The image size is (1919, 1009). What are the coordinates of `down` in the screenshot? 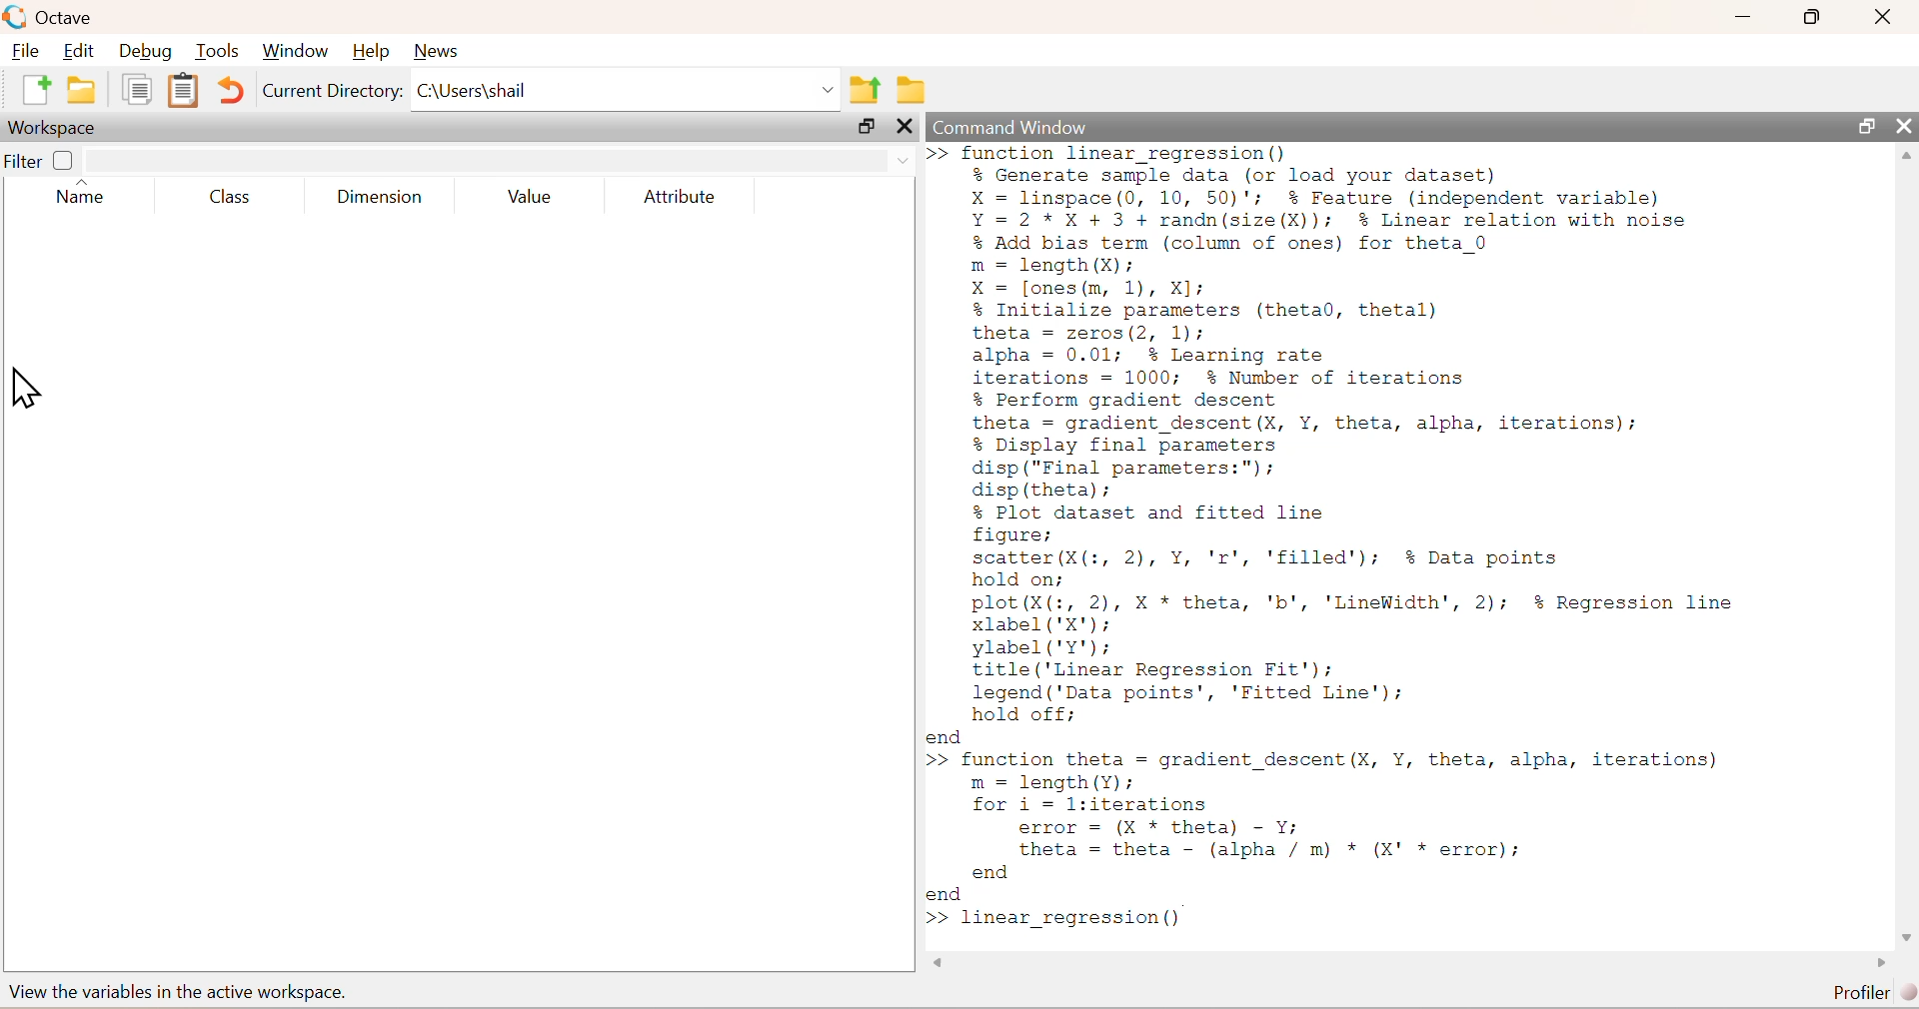 It's located at (904, 161).